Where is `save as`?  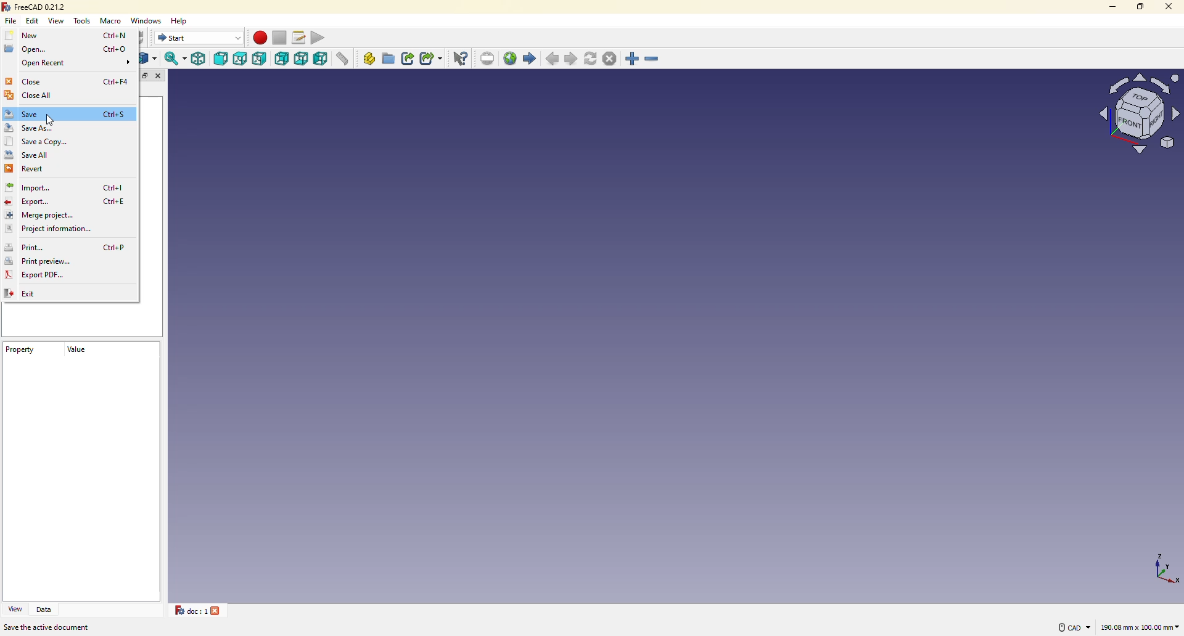
save as is located at coordinates (30, 129).